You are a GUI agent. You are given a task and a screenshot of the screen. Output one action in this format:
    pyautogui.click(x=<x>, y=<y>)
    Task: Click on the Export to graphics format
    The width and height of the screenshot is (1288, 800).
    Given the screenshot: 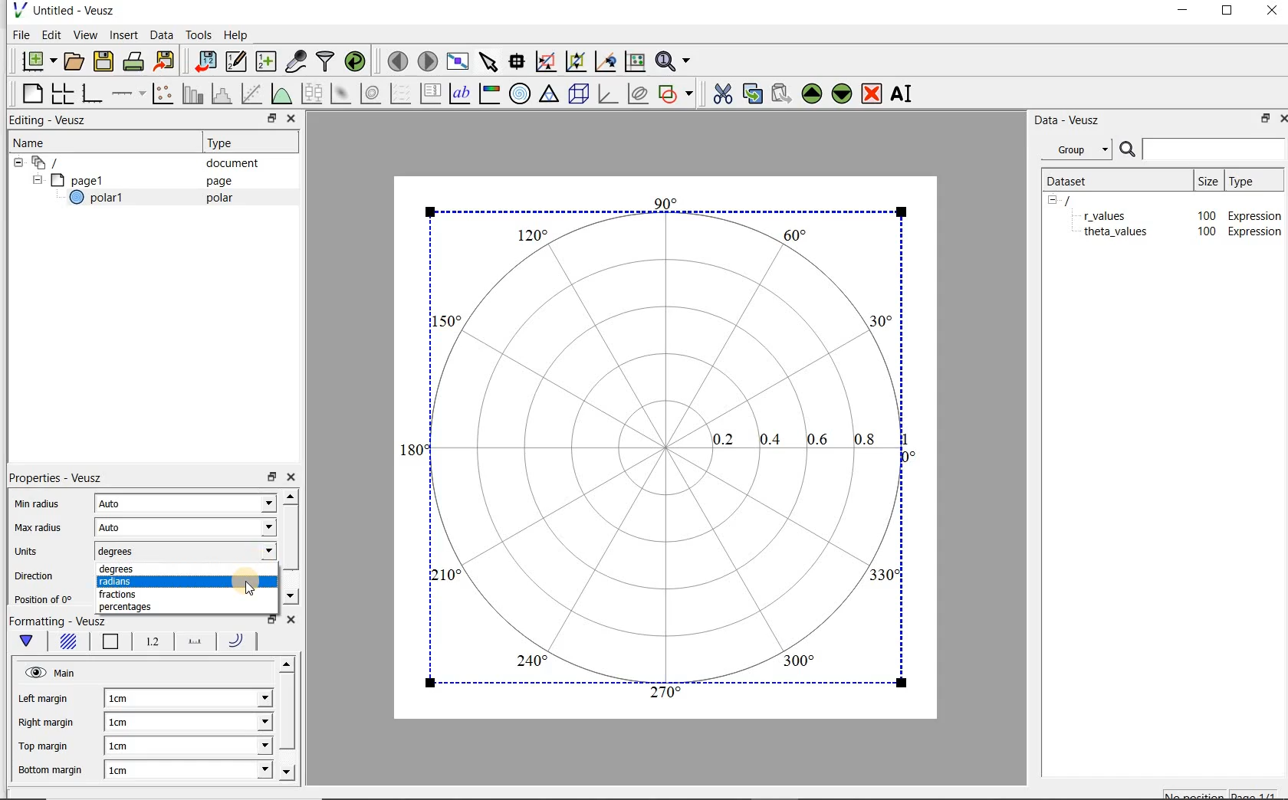 What is the action you would take?
    pyautogui.click(x=165, y=63)
    